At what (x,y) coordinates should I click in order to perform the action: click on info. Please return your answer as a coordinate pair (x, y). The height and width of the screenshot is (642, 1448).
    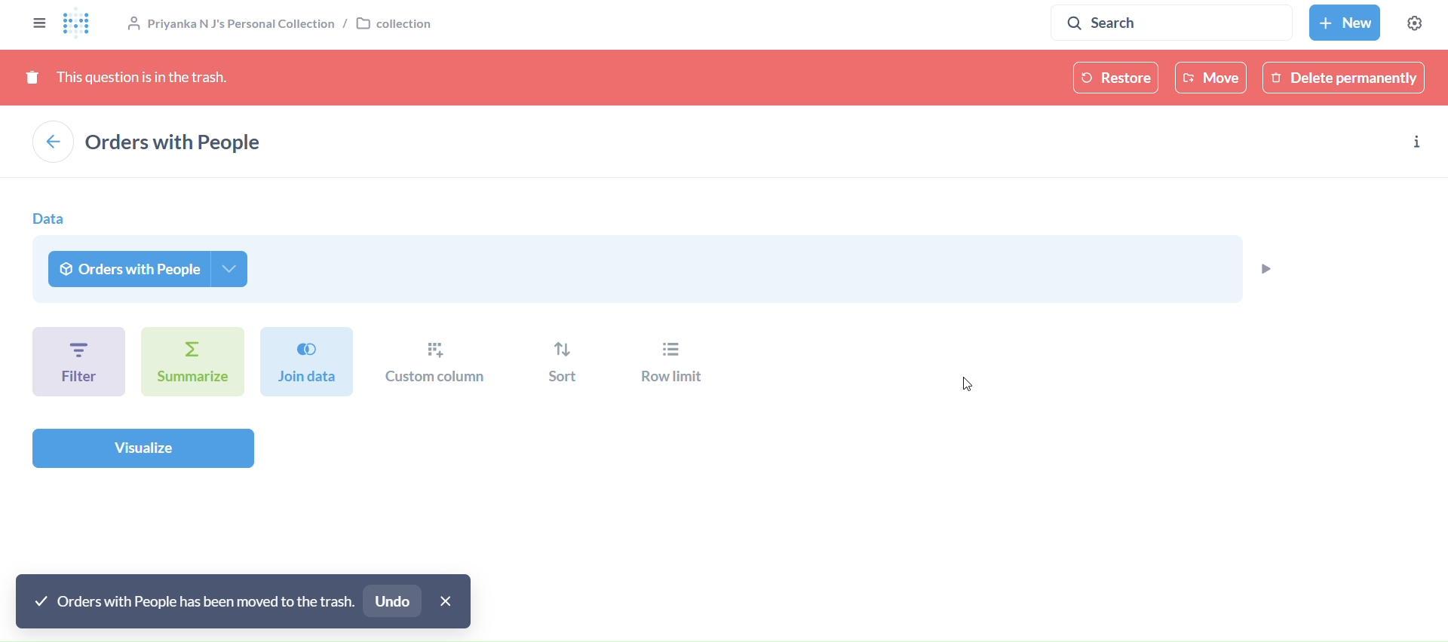
    Looking at the image, I should click on (1408, 139).